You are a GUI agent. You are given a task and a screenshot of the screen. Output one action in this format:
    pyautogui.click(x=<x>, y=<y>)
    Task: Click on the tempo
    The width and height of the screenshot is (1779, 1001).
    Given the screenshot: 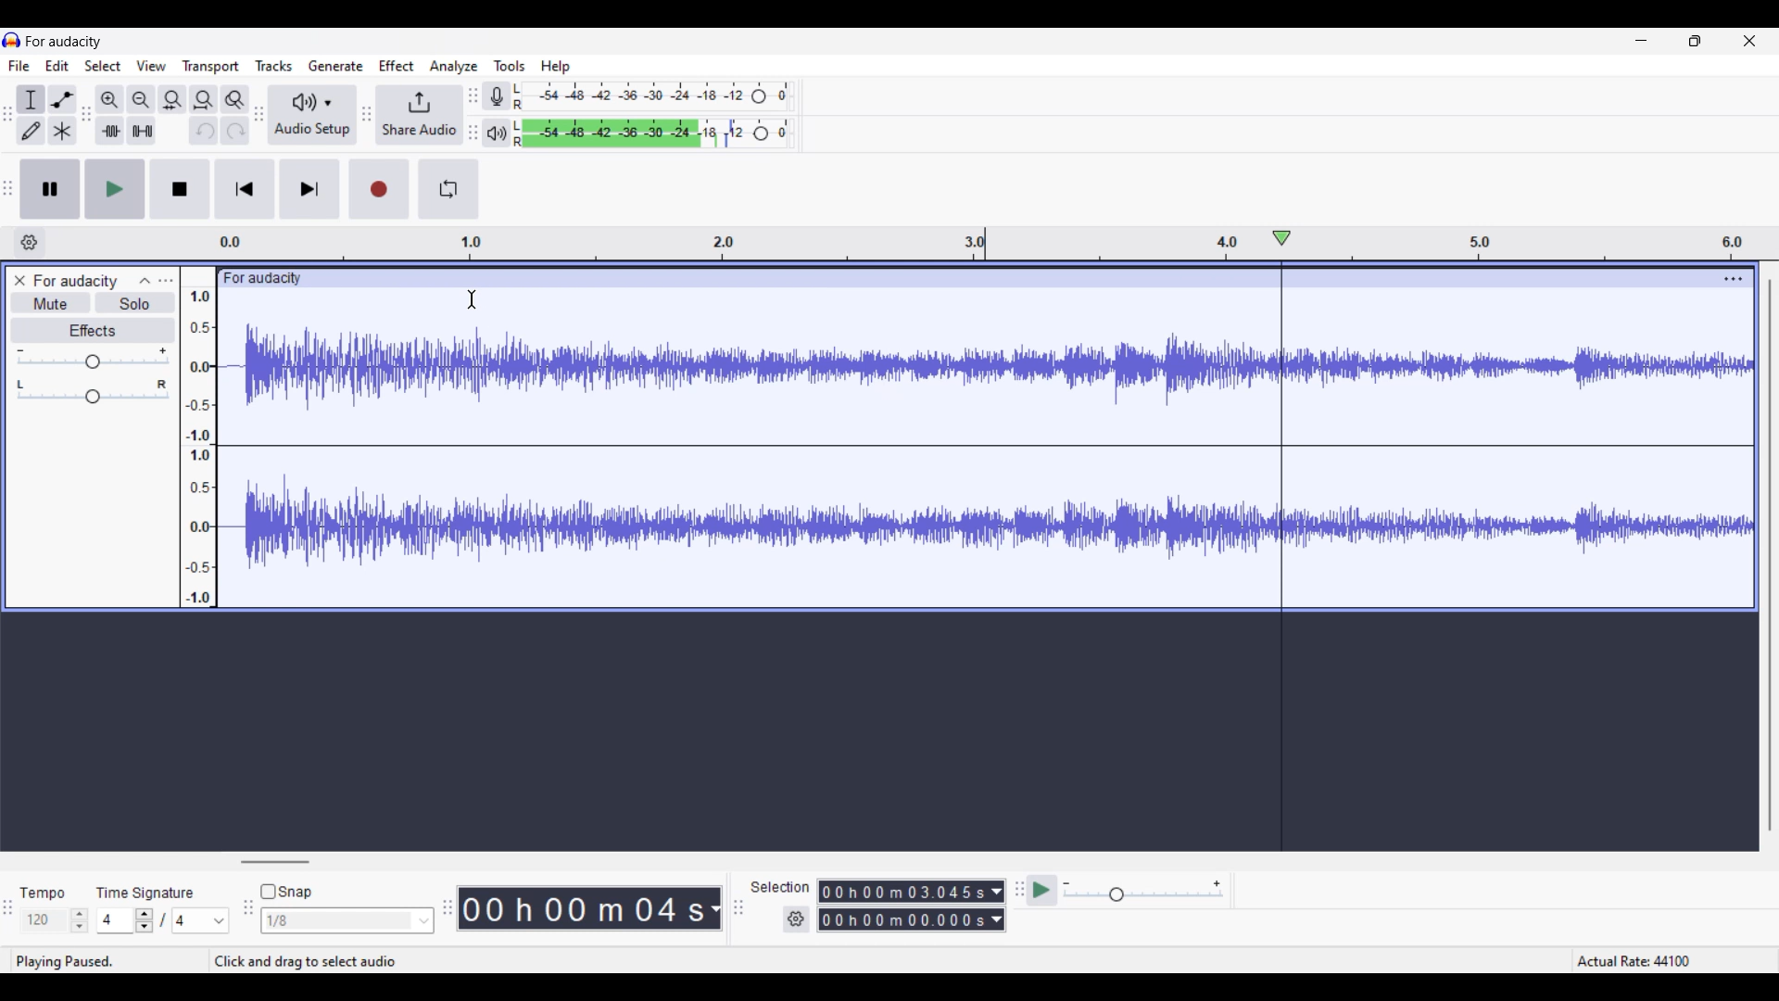 What is the action you would take?
    pyautogui.click(x=43, y=893)
    